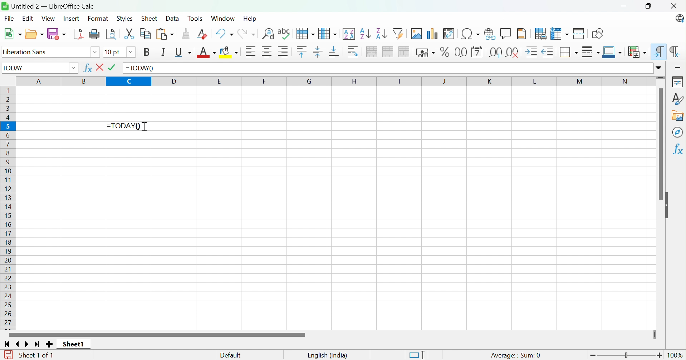 The image size is (686, 360). Describe the element at coordinates (637, 52) in the screenshot. I see `Conditional` at that location.